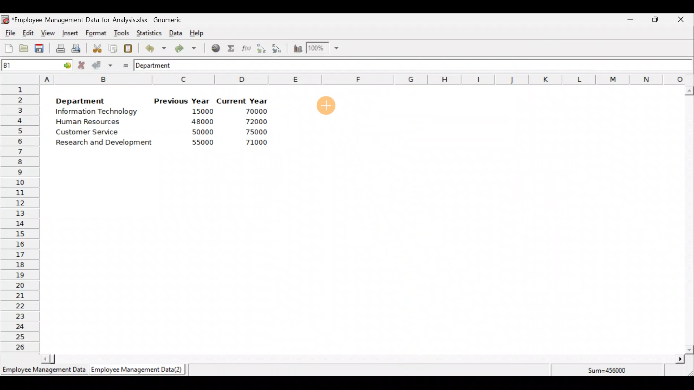  What do you see at coordinates (184, 48) in the screenshot?
I see `Redo undone action` at bounding box center [184, 48].